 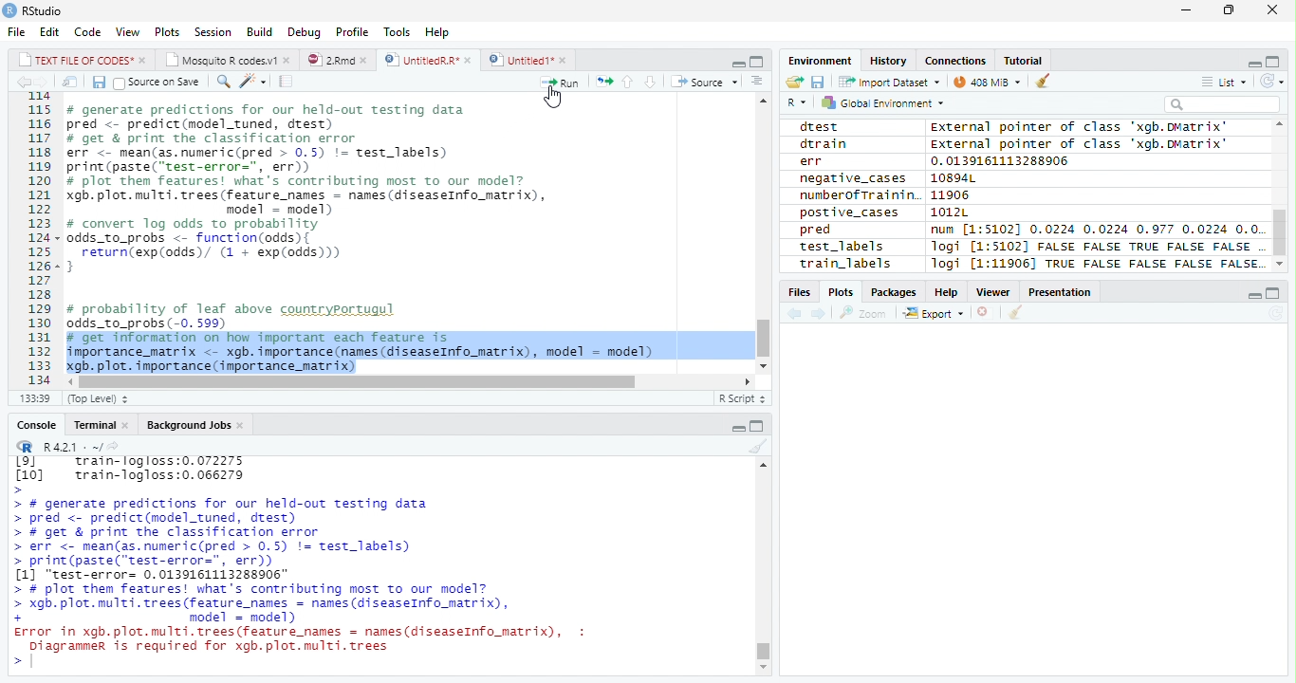 What do you see at coordinates (743, 397) in the screenshot?
I see `R Script` at bounding box center [743, 397].